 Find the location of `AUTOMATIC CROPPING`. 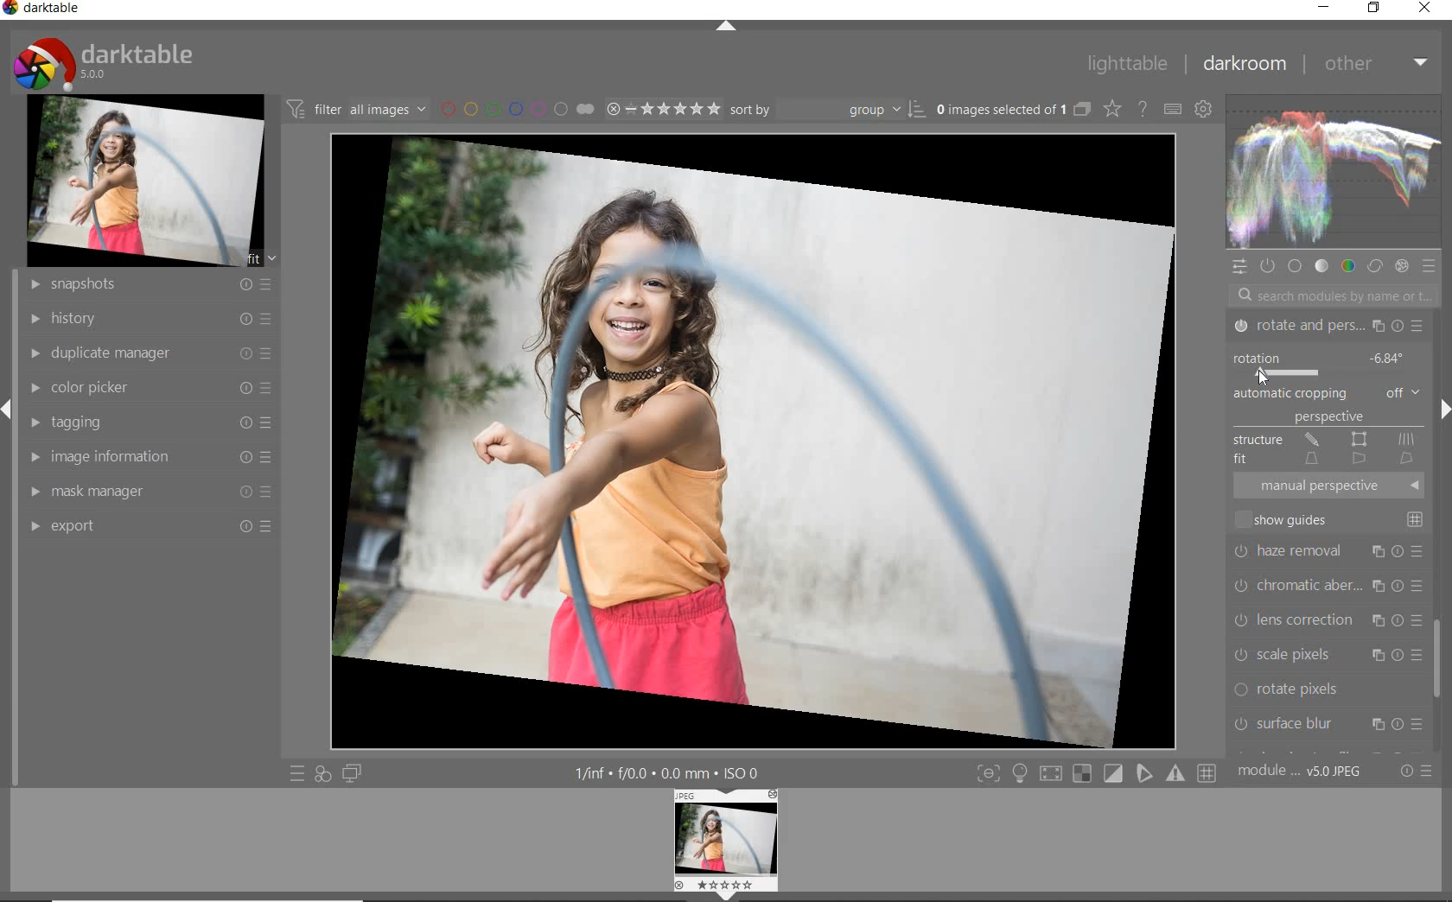

AUTOMATIC CROPPING is located at coordinates (1329, 394).